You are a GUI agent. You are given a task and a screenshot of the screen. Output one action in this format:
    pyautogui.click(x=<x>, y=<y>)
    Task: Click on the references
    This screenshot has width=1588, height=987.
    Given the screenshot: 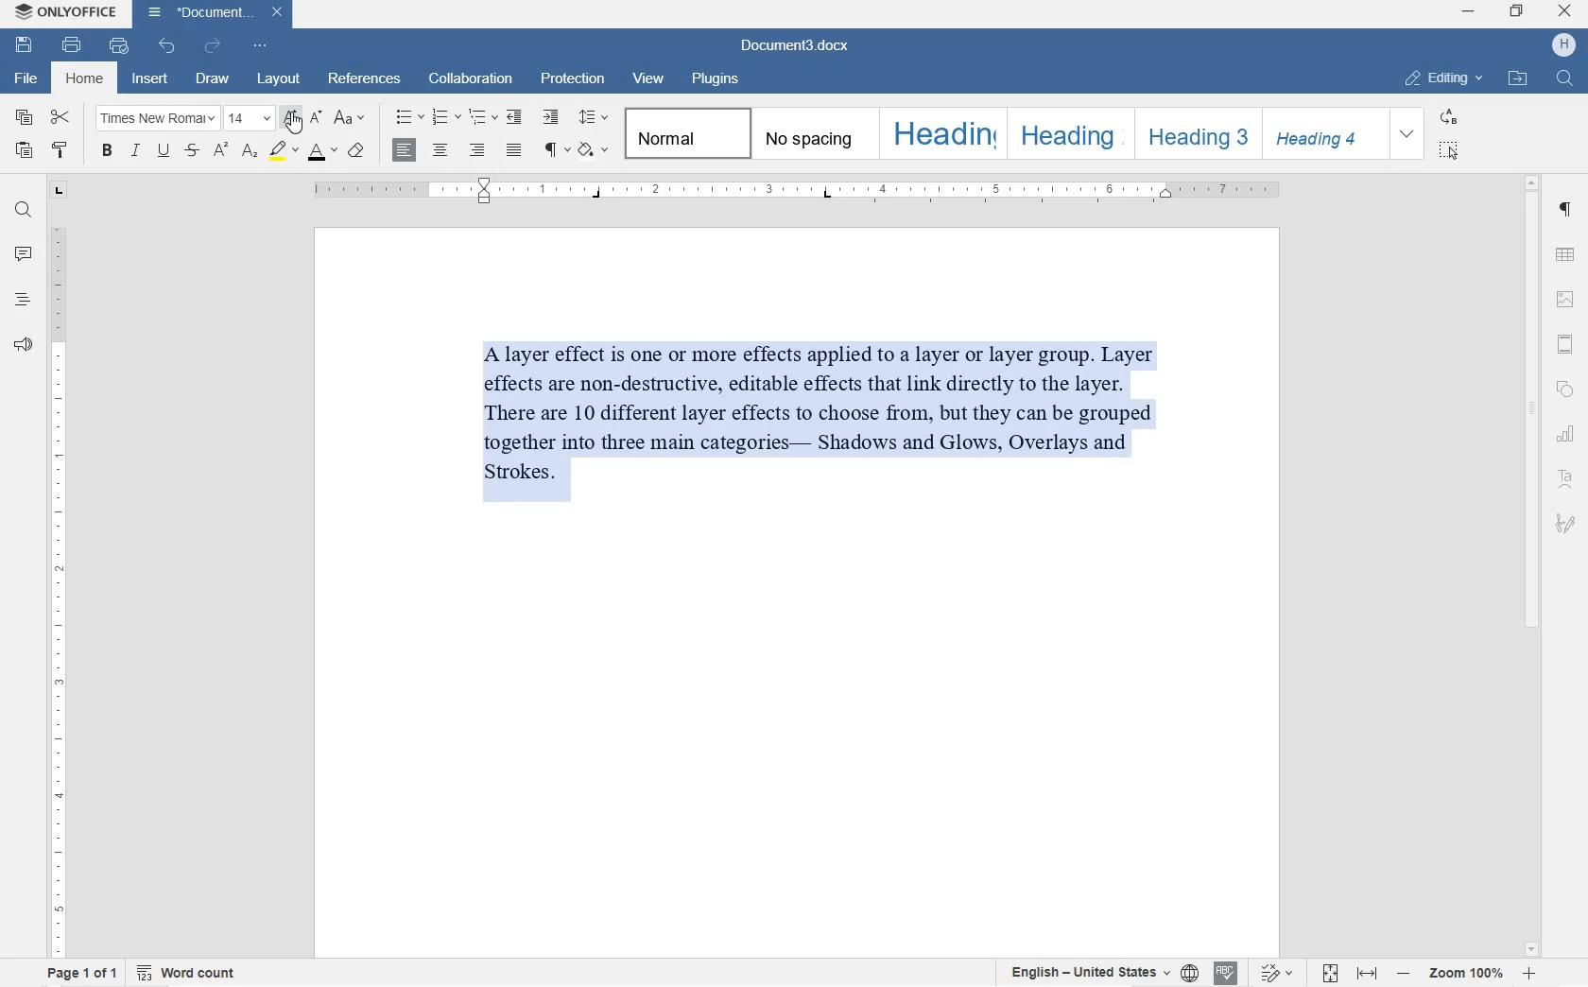 What is the action you would take?
    pyautogui.click(x=367, y=79)
    